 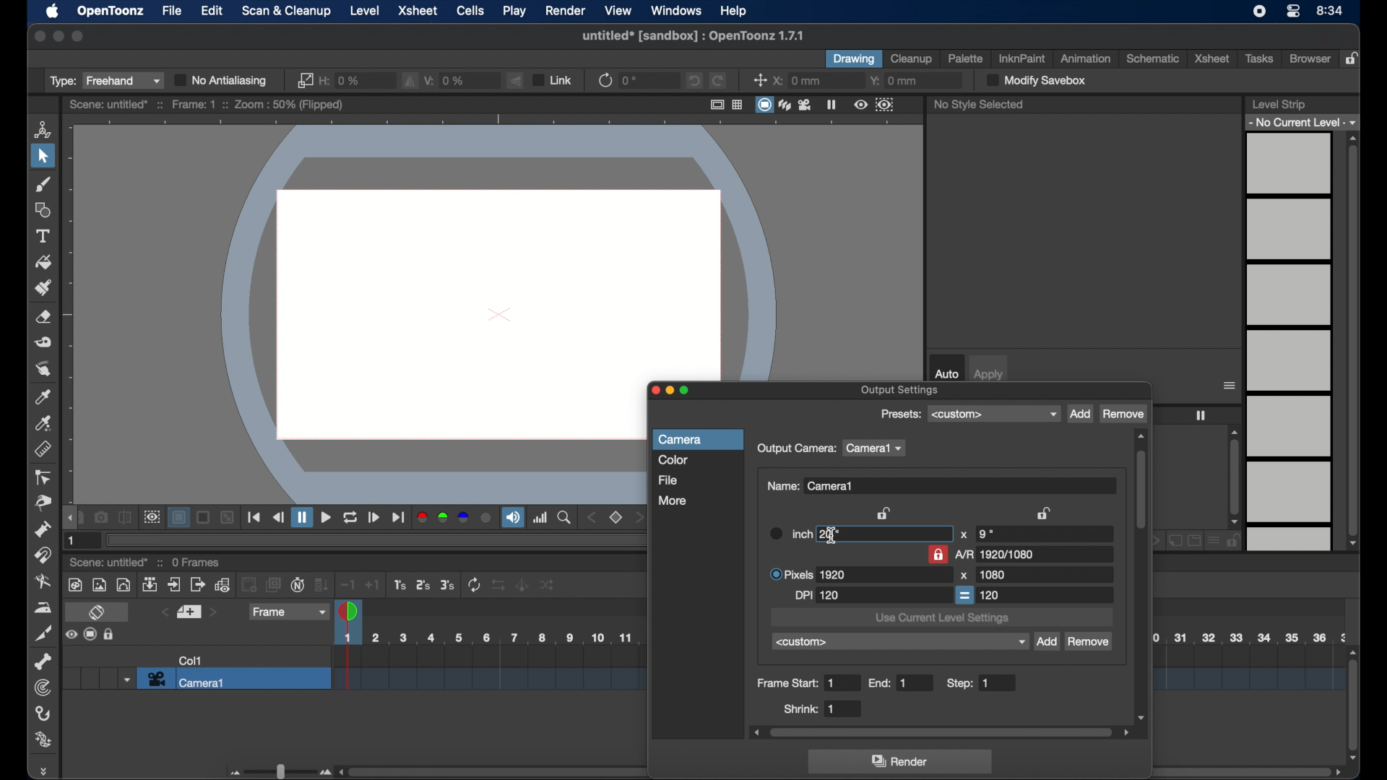 What do you see at coordinates (727, 104) in the screenshot?
I see `guide options` at bounding box center [727, 104].